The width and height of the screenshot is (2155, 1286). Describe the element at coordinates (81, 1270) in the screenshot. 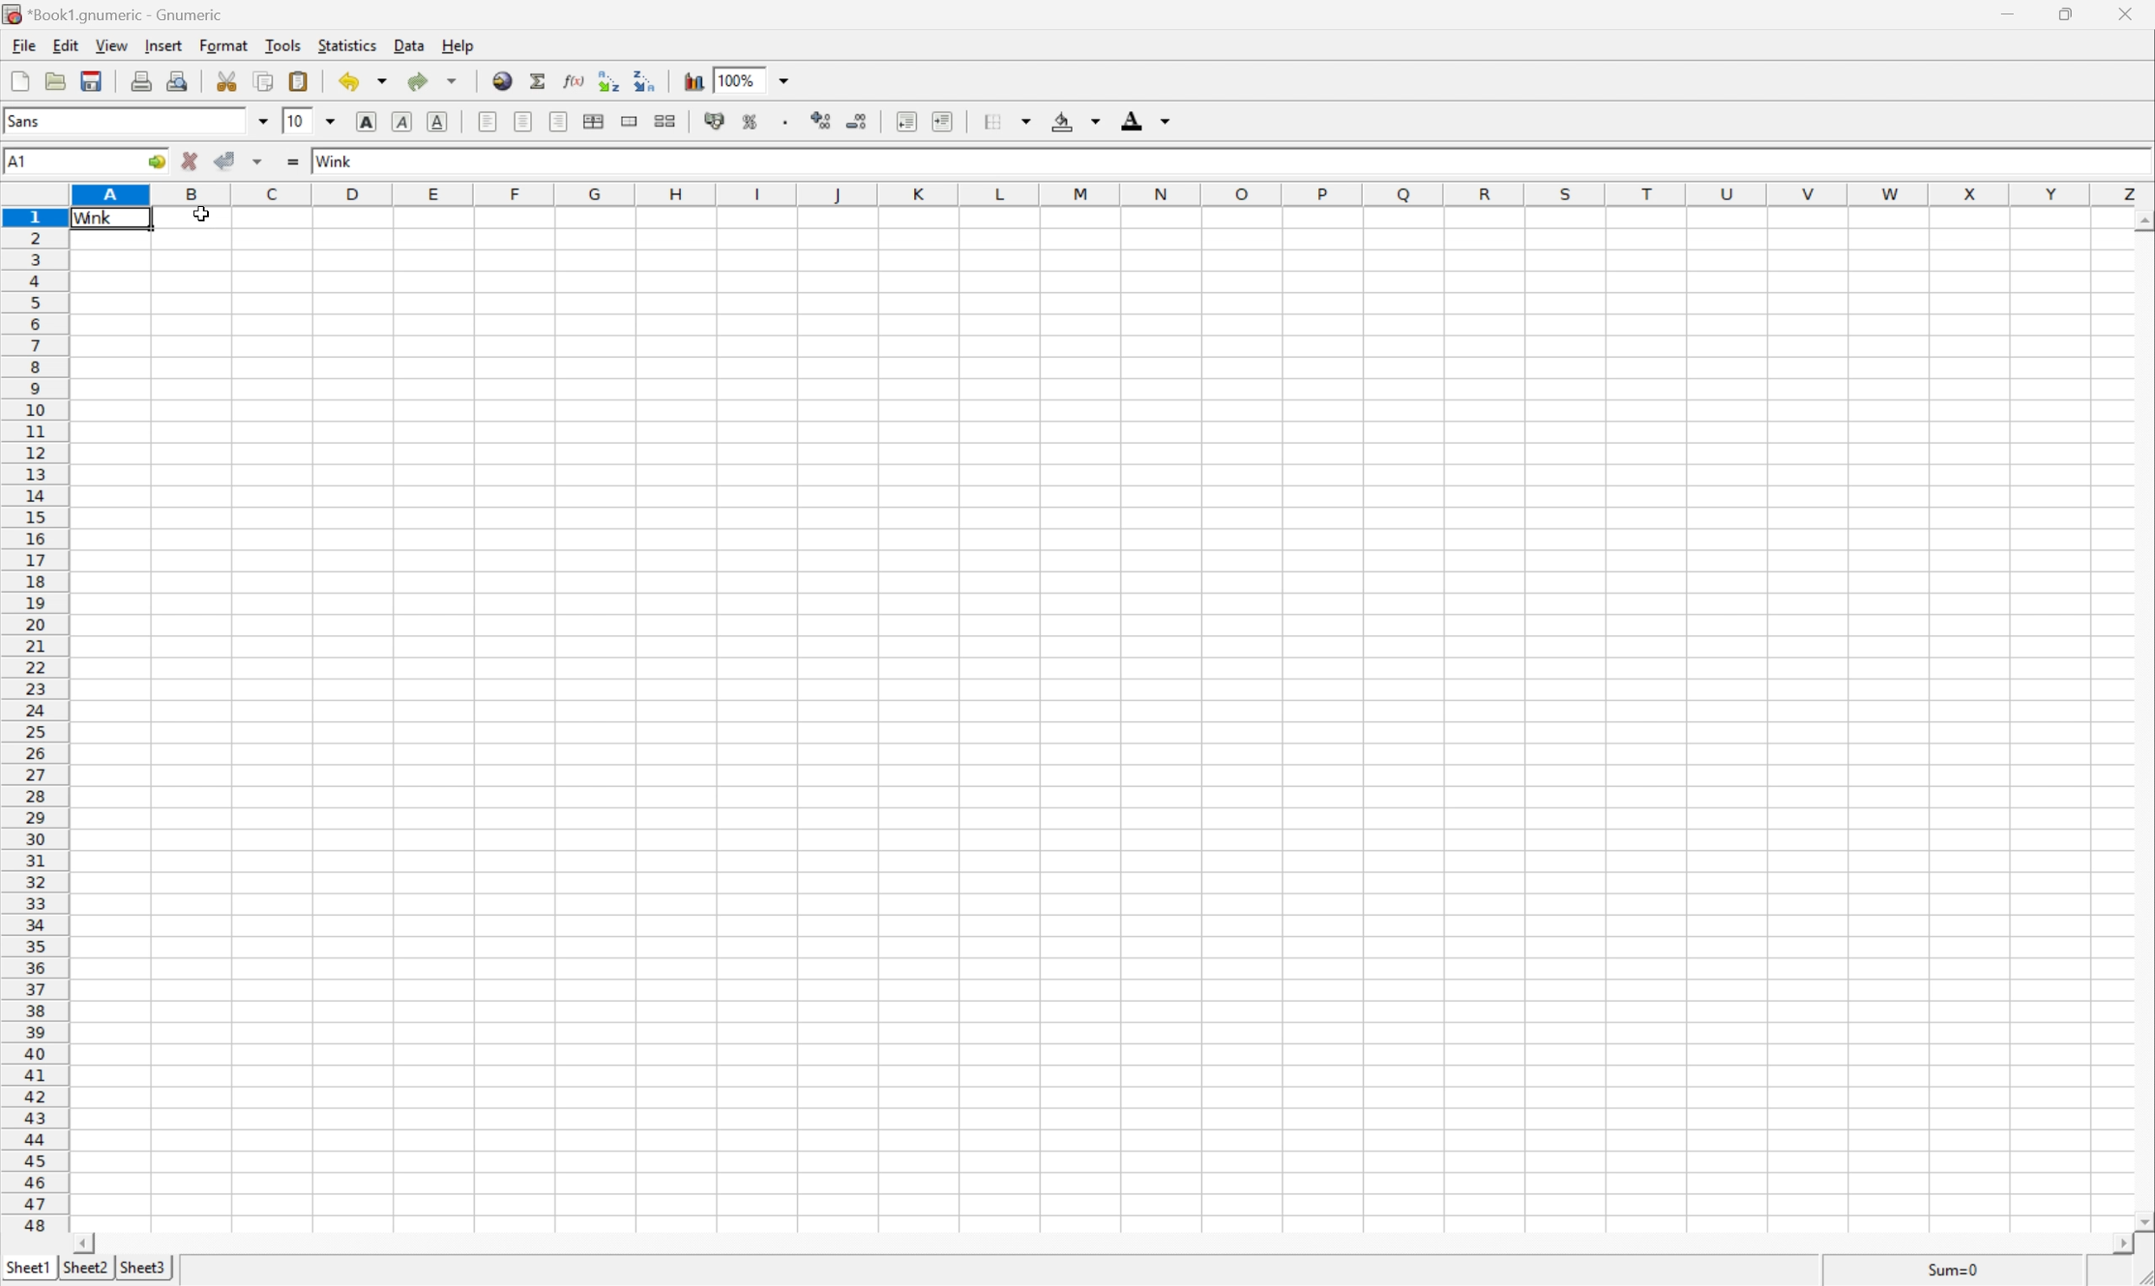

I see `sheet2` at that location.